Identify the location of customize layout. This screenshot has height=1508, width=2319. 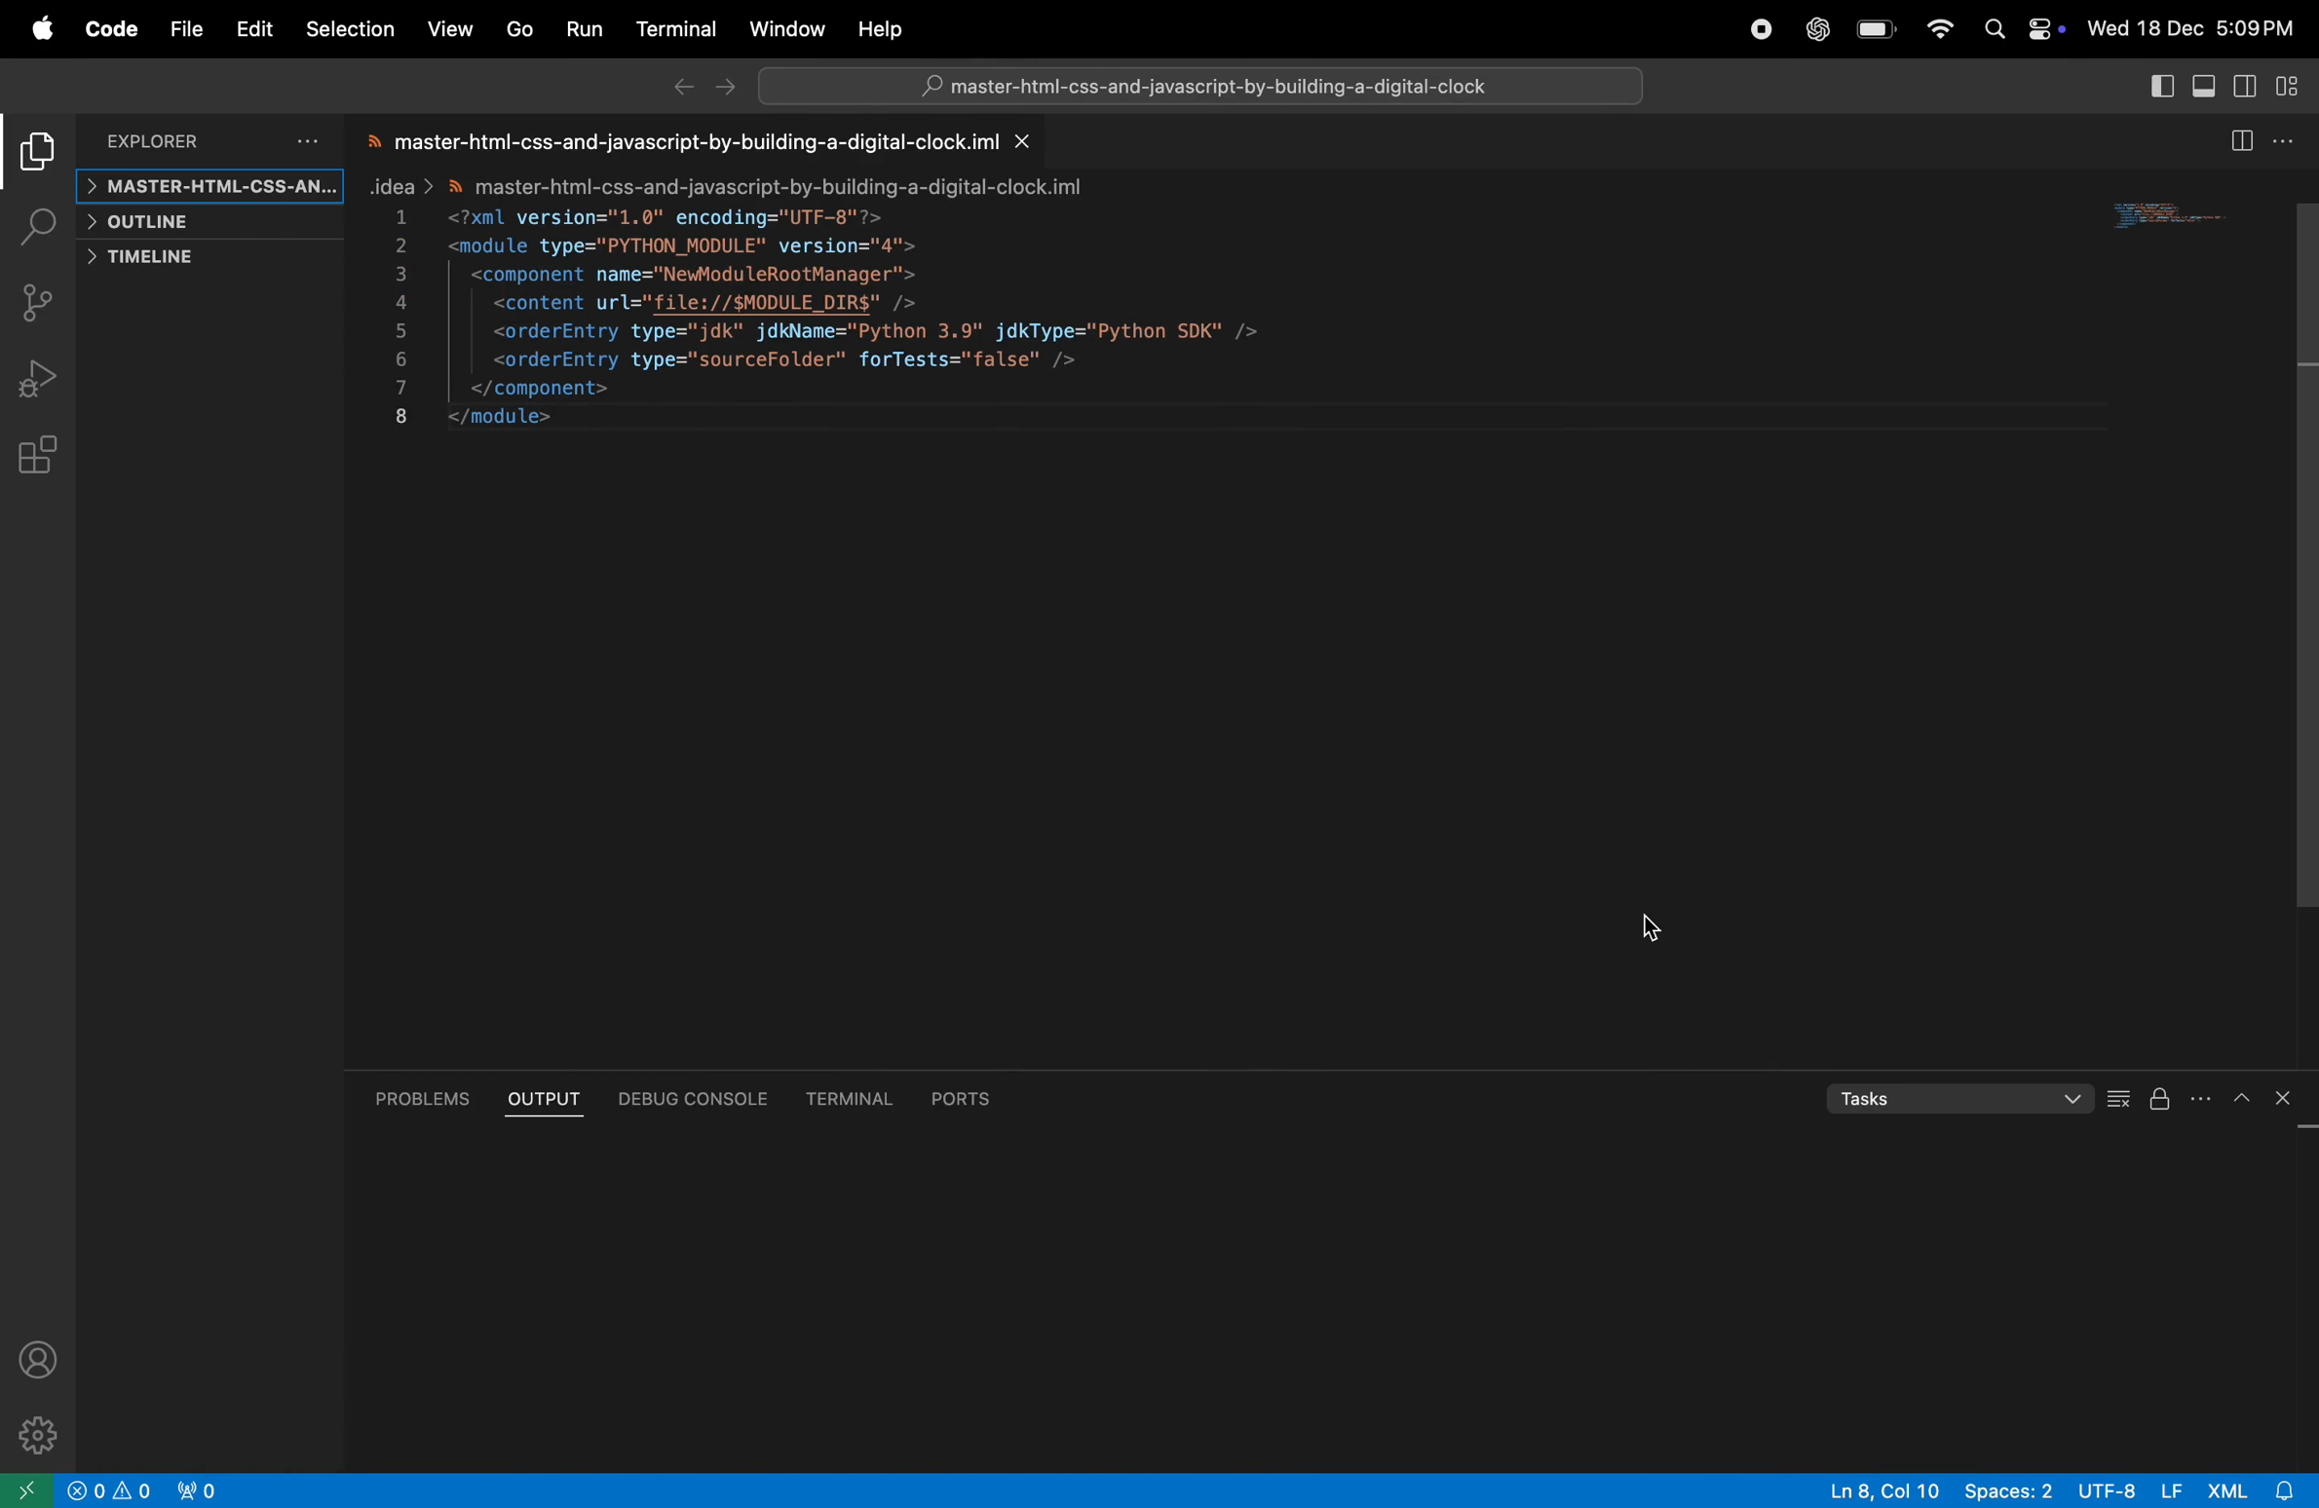
(2296, 88).